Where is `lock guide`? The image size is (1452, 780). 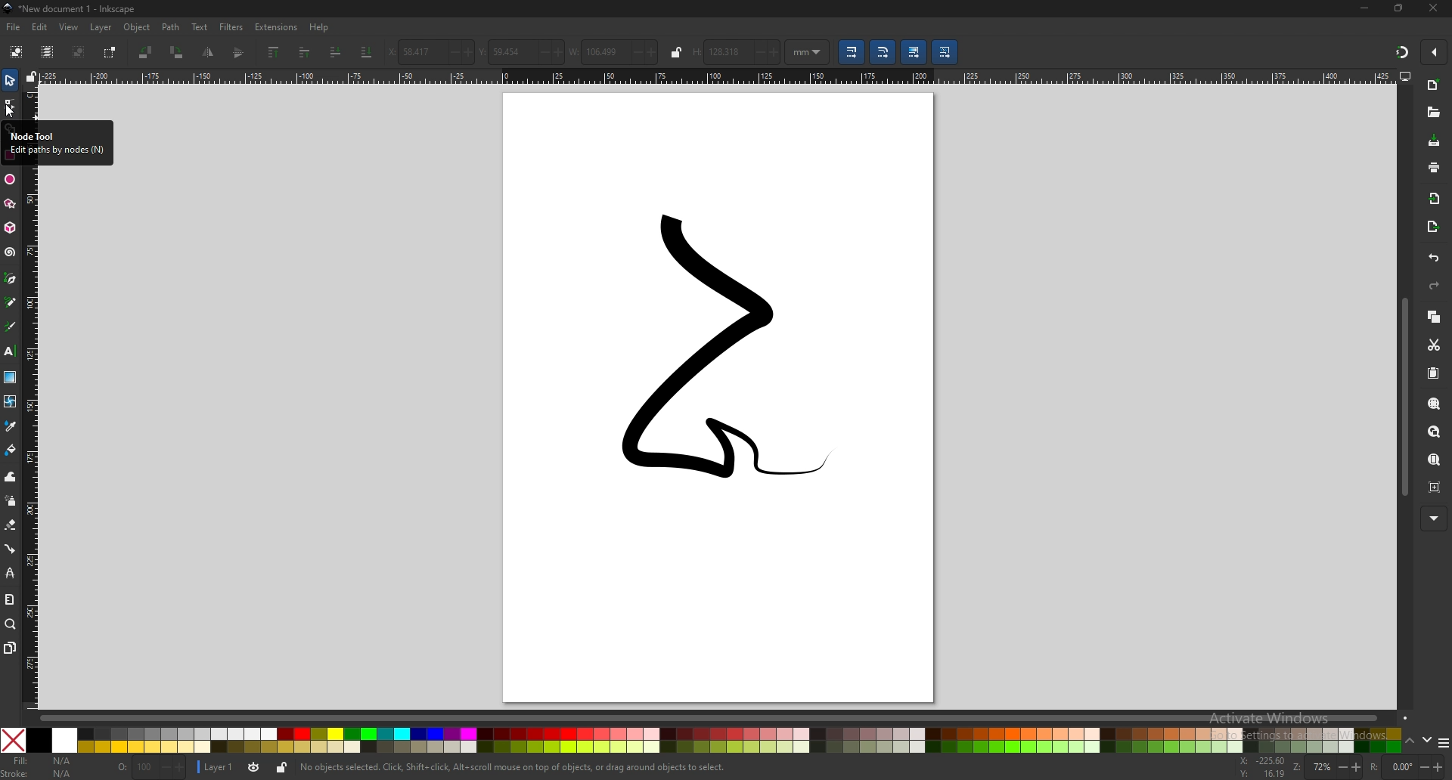
lock guide is located at coordinates (30, 76).